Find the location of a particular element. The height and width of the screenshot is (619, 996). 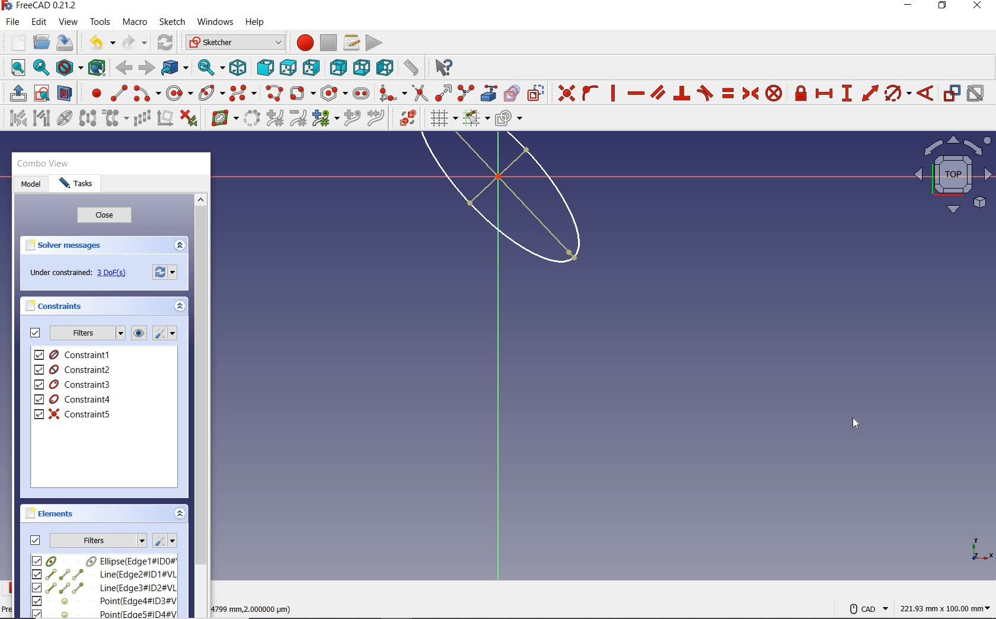

toggle grid is located at coordinates (442, 118).